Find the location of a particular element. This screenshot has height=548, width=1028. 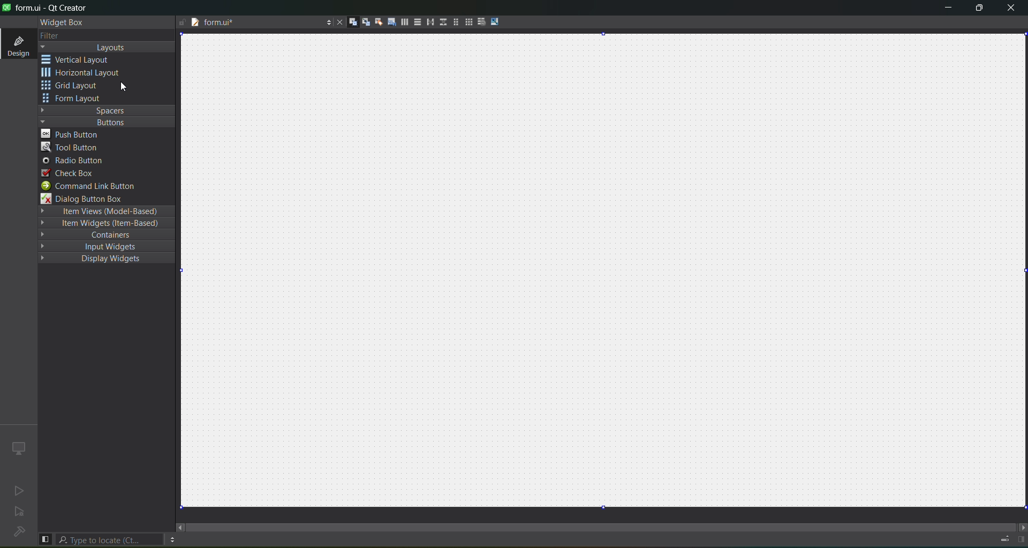

tab name is located at coordinates (245, 24).